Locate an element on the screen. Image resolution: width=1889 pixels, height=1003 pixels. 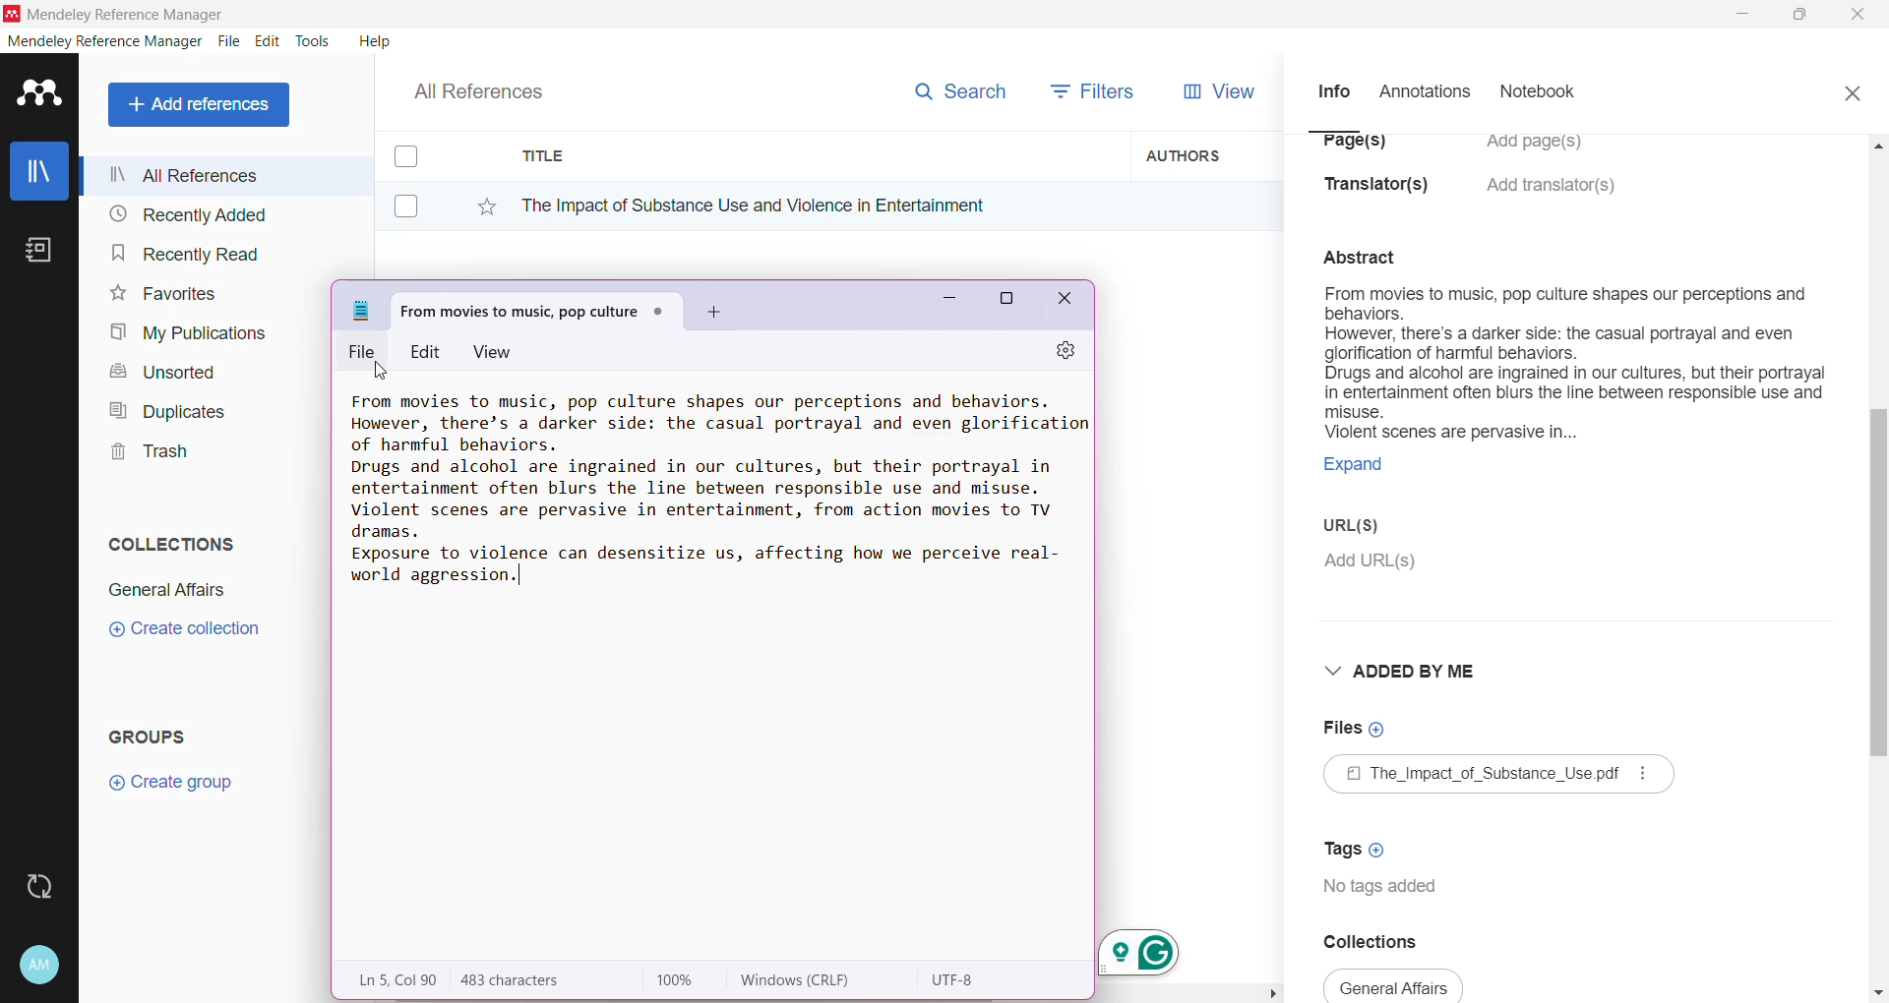
Trash is located at coordinates (144, 454).